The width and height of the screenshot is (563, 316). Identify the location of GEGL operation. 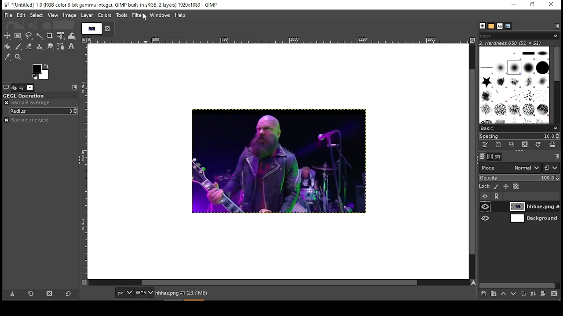
(39, 96).